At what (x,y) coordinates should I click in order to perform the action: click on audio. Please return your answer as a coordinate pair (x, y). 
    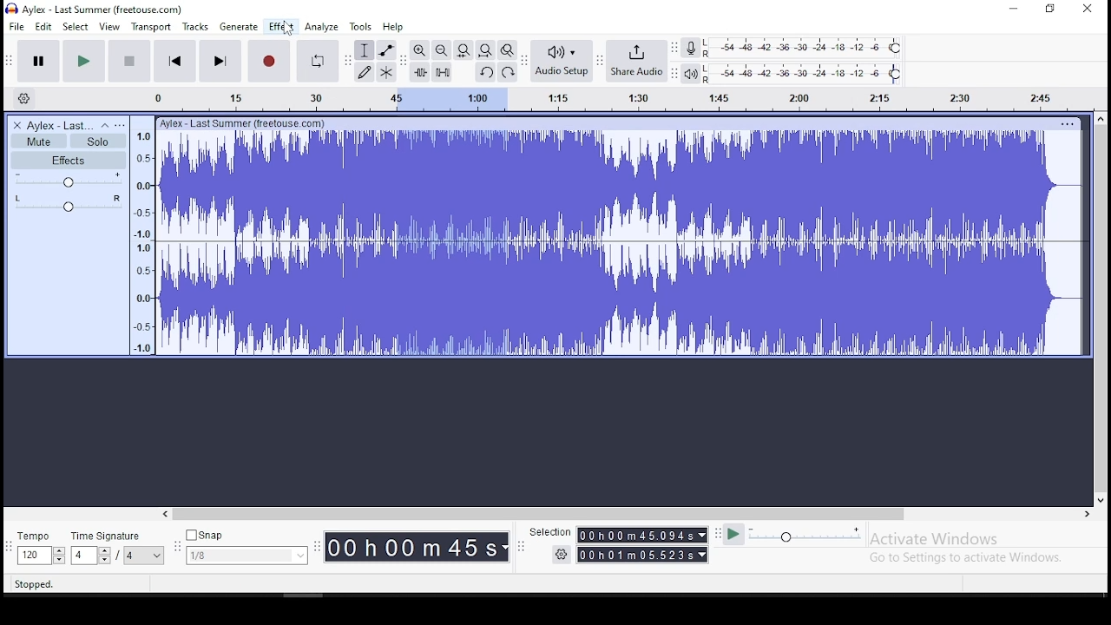
    Looking at the image, I should click on (61, 126).